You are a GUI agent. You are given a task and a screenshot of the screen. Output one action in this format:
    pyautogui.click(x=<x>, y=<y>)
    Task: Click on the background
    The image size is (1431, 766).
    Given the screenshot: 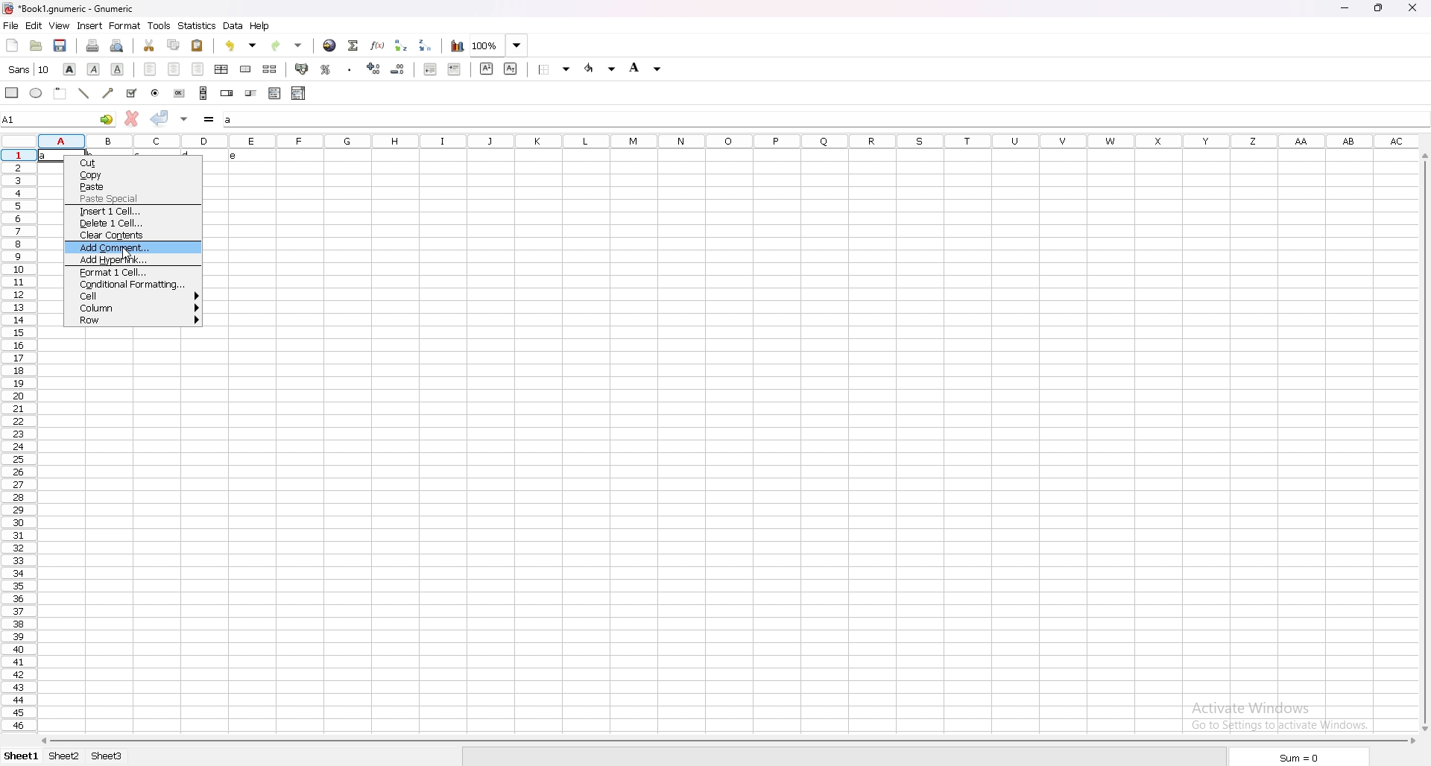 What is the action you would take?
    pyautogui.click(x=646, y=67)
    